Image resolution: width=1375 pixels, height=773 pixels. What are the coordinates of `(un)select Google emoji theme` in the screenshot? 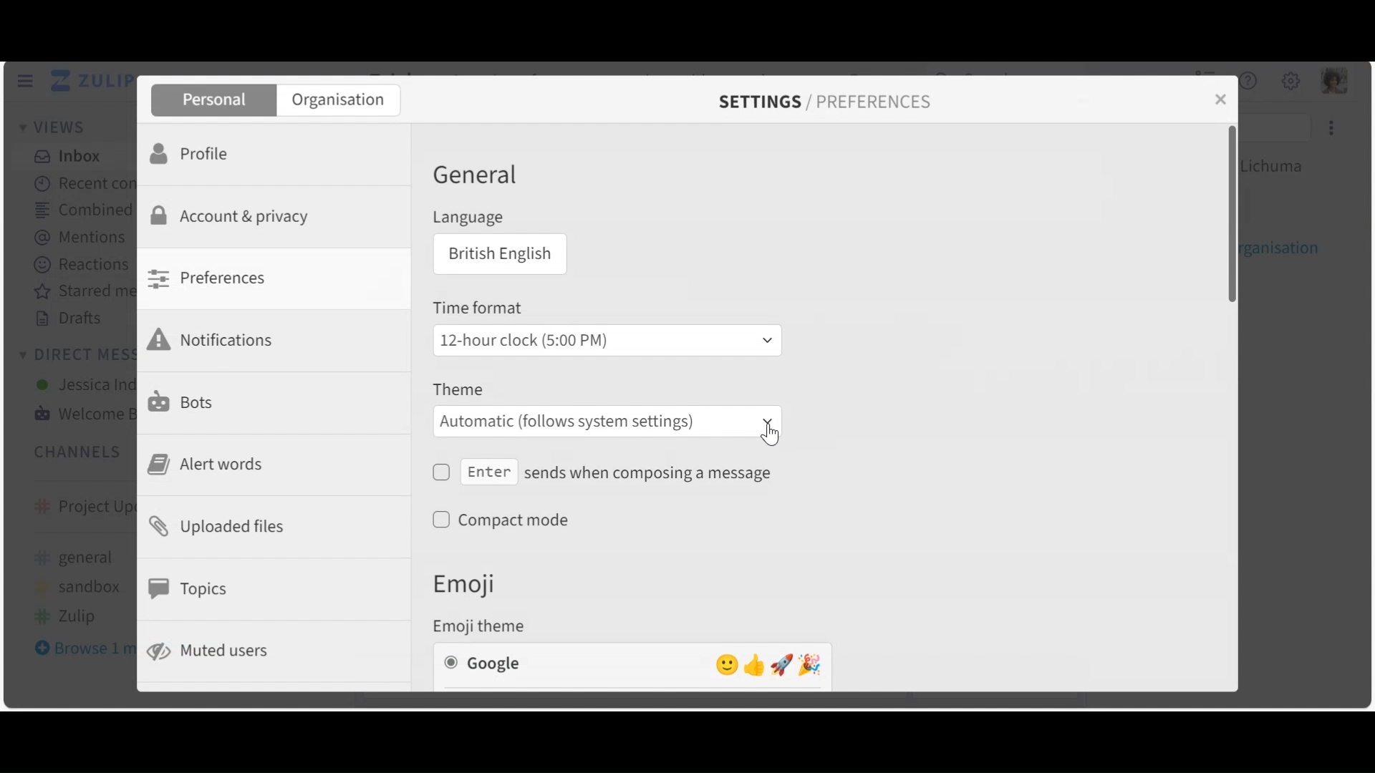 It's located at (632, 663).